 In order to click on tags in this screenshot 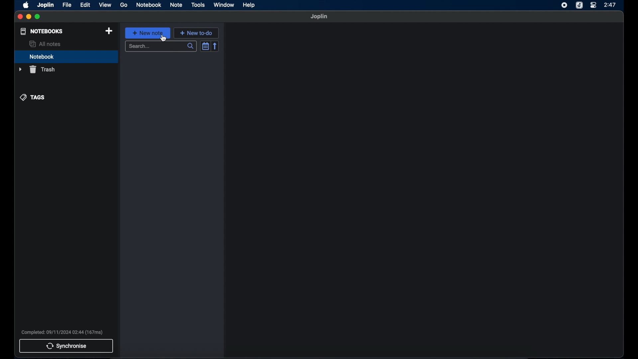, I will do `click(32, 97)`.